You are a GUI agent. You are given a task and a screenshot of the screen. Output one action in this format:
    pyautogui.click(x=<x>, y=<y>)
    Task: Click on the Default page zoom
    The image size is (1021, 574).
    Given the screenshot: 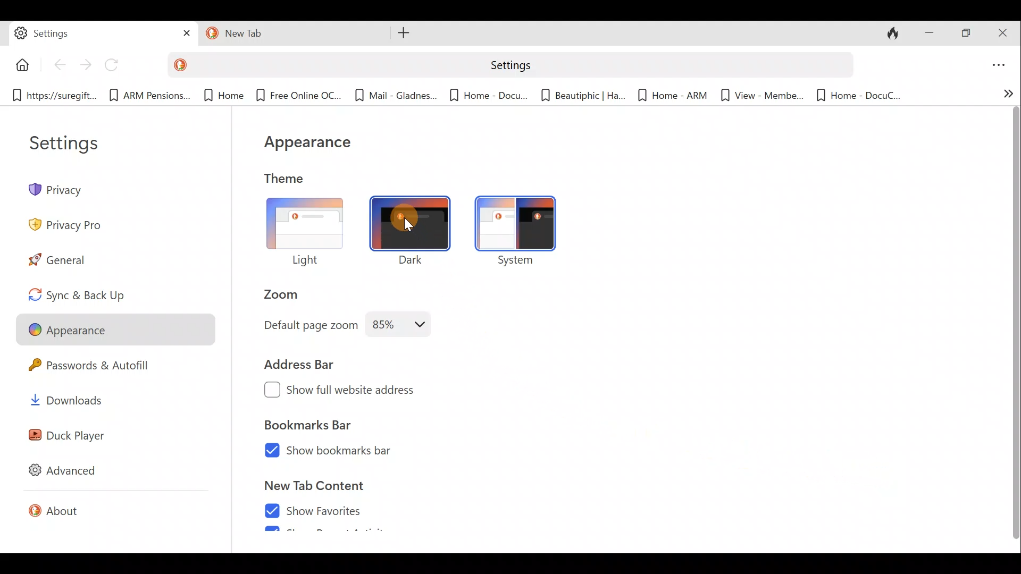 What is the action you would take?
    pyautogui.click(x=342, y=327)
    